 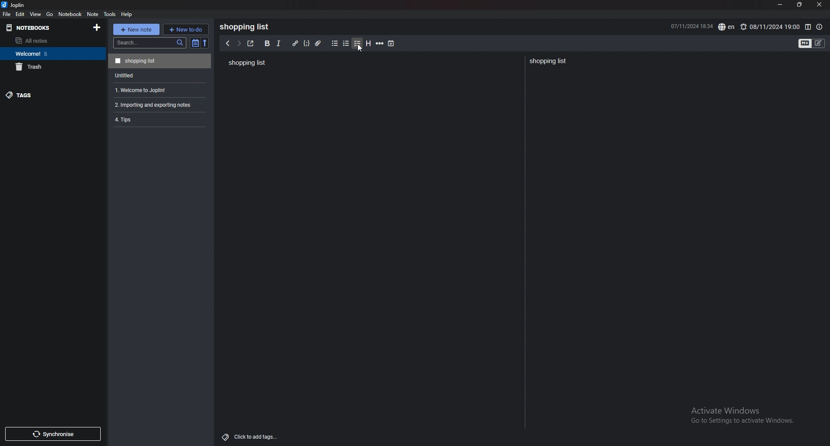 What do you see at coordinates (819, 27) in the screenshot?
I see `note properties` at bounding box center [819, 27].